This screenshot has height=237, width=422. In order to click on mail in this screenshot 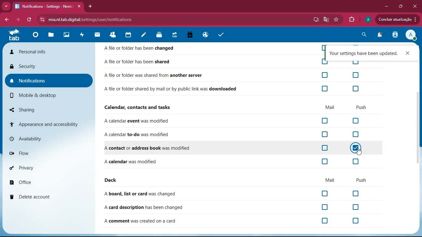, I will do `click(331, 179)`.